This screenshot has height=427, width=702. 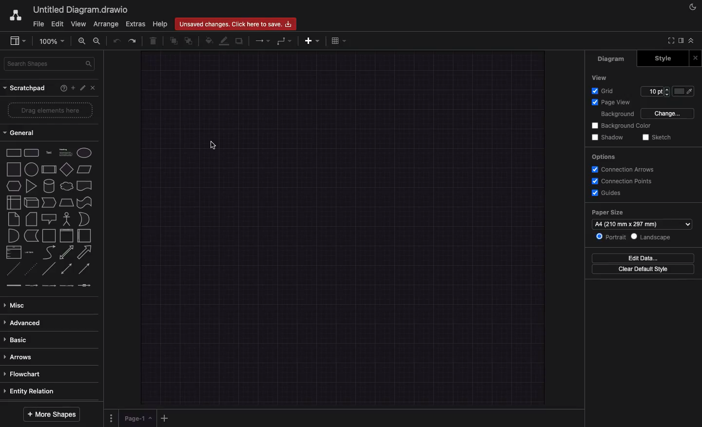 What do you see at coordinates (49, 202) in the screenshot?
I see `step` at bounding box center [49, 202].